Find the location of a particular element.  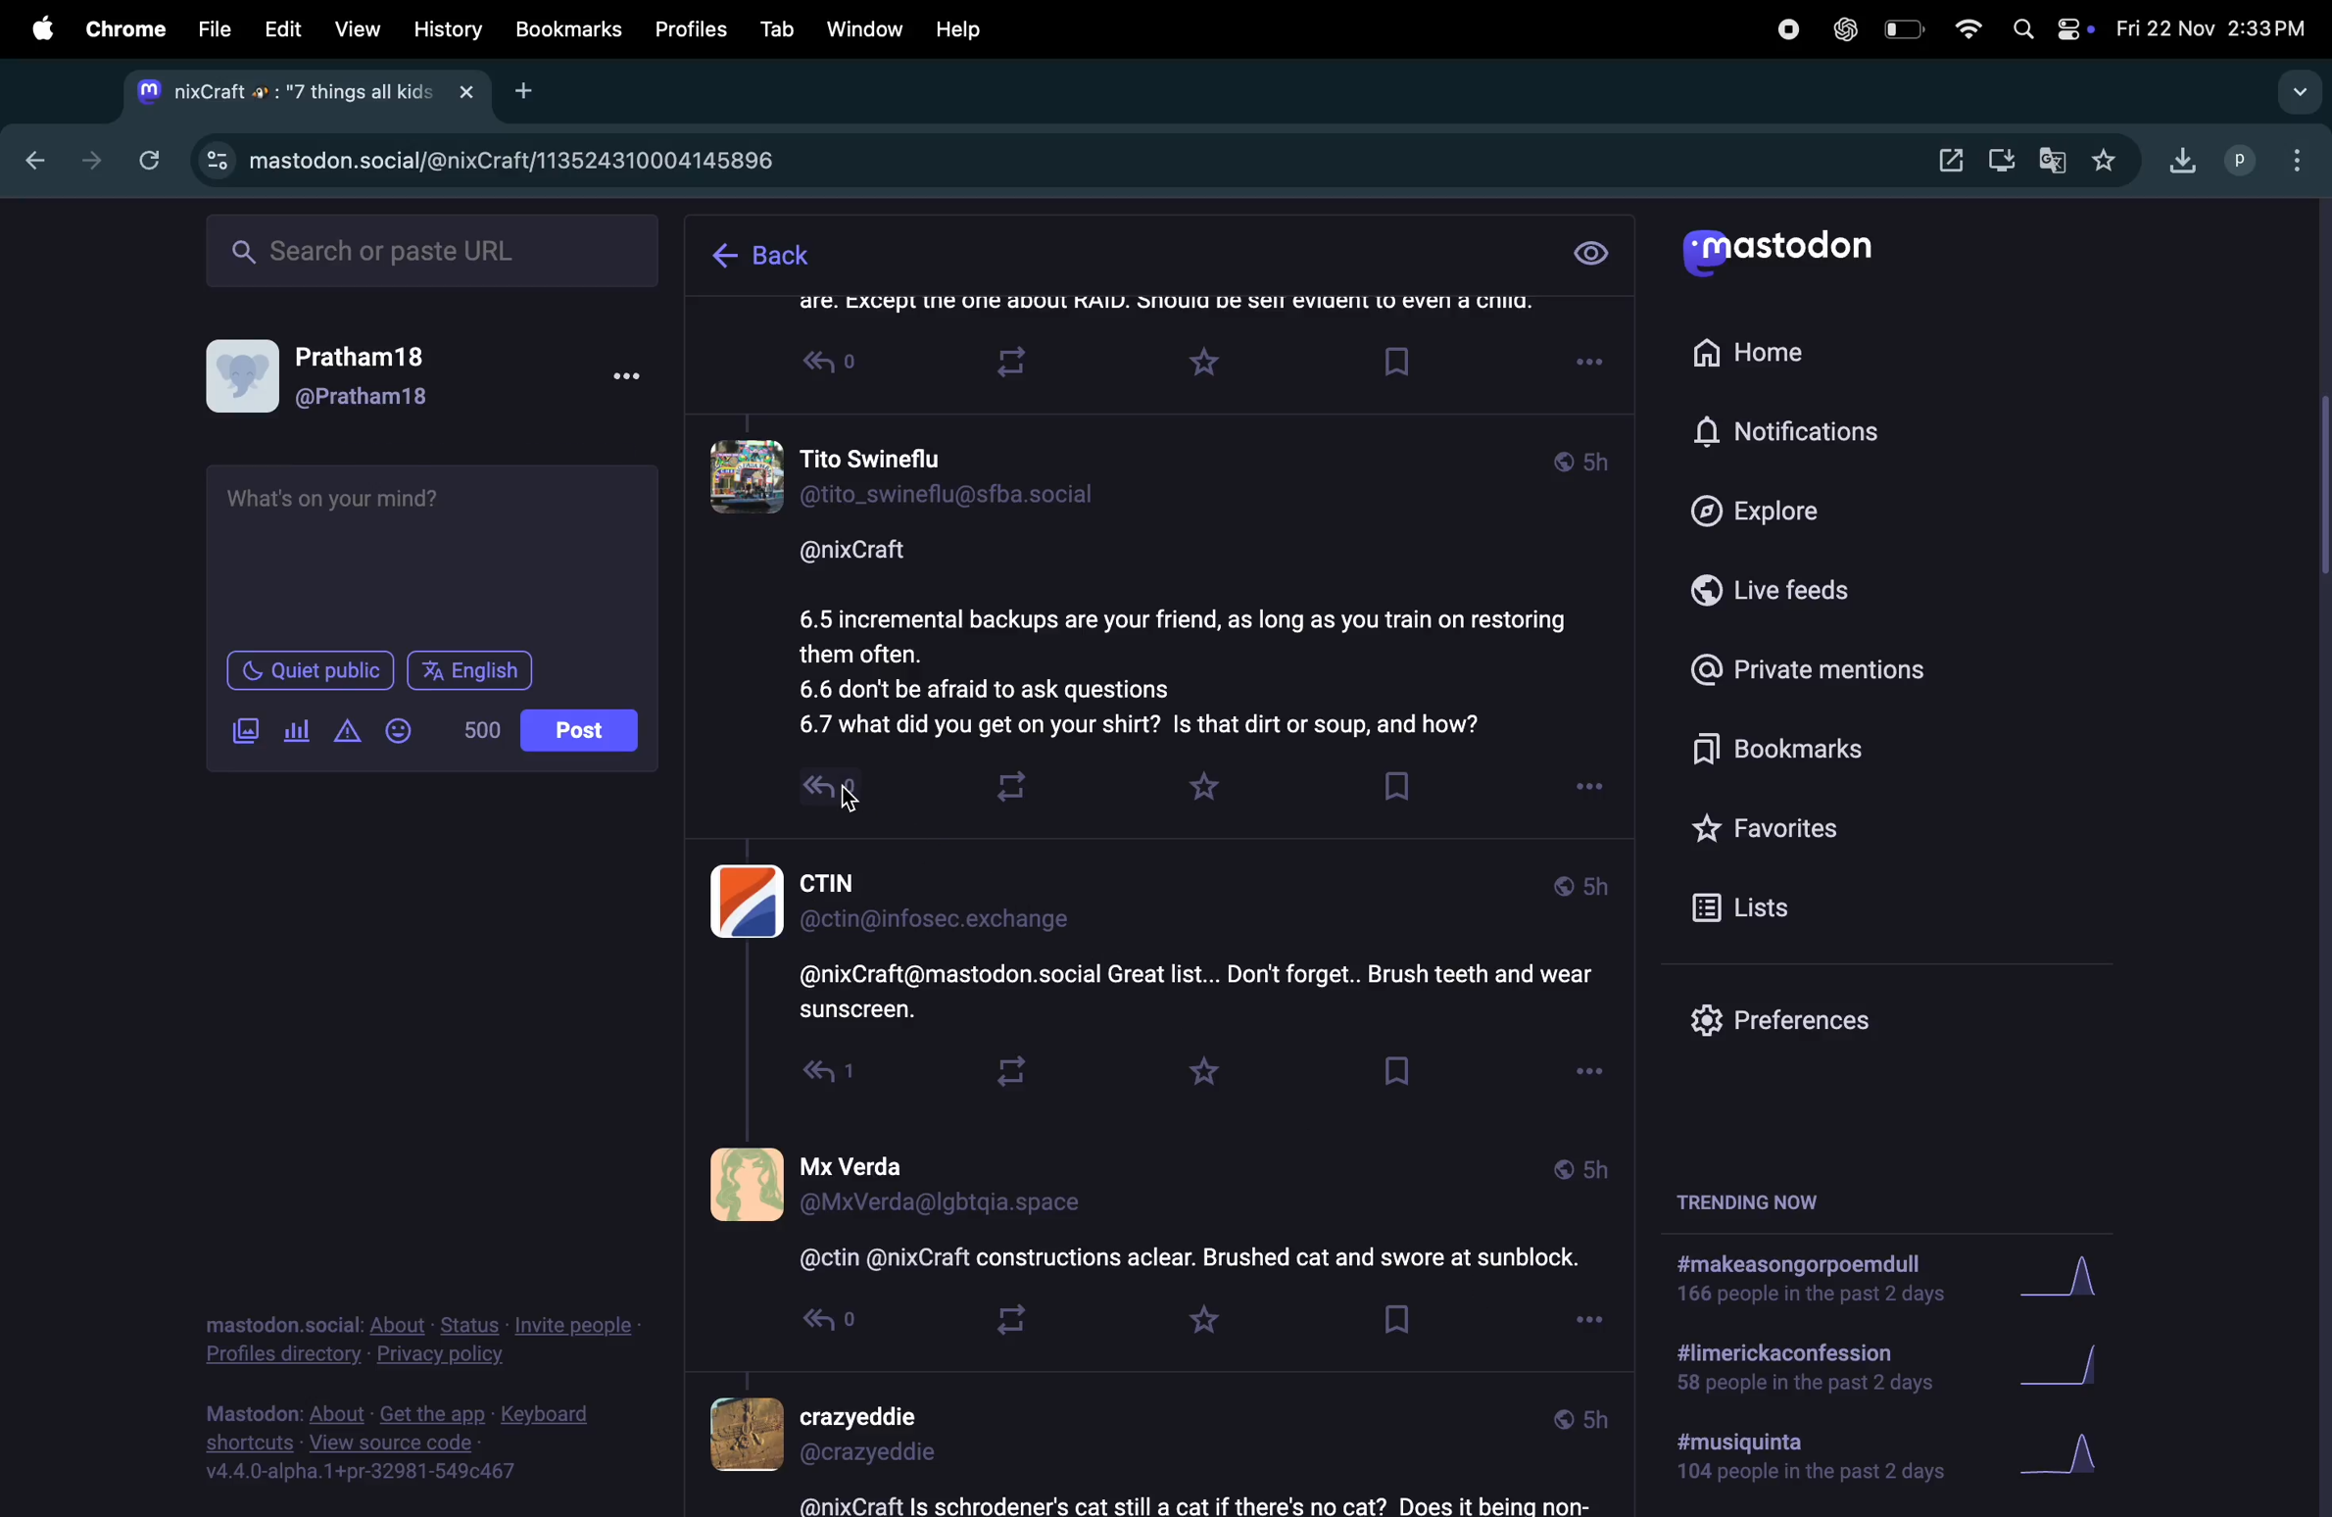

profile is located at coordinates (2239, 164).